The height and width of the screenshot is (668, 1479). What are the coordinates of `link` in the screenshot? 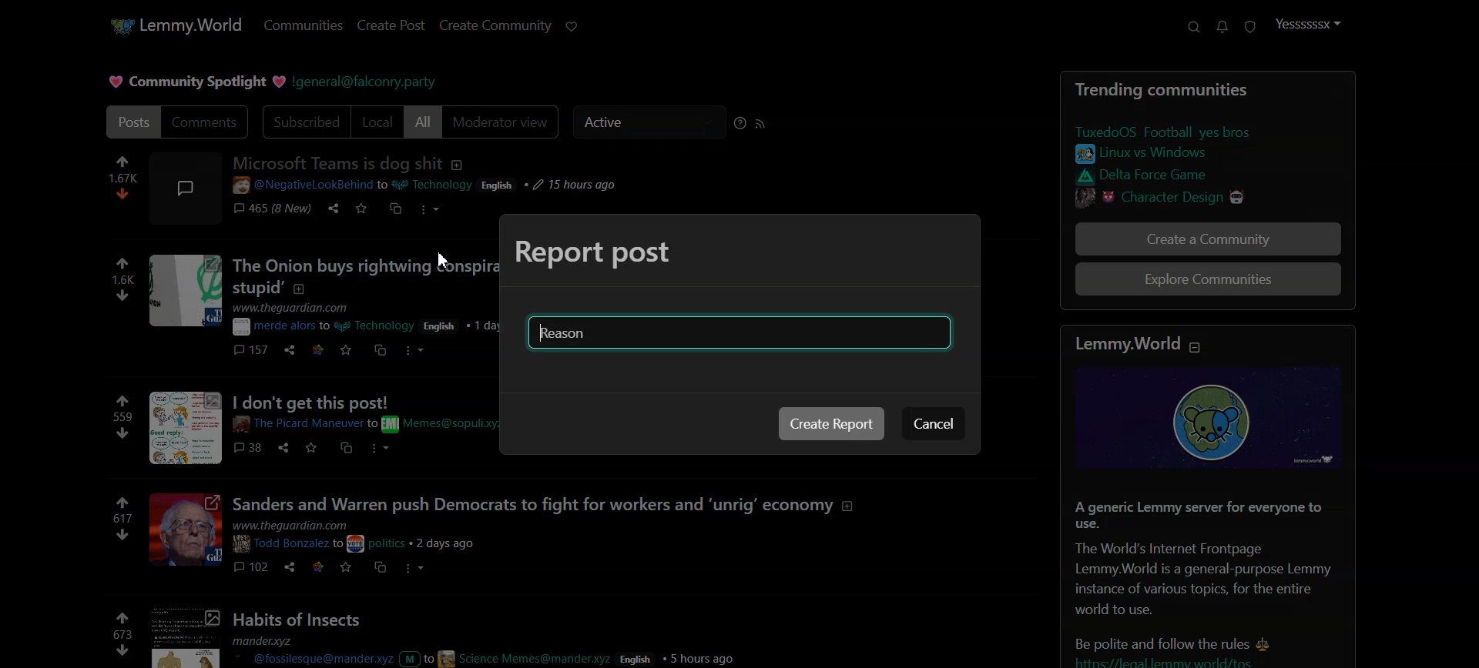 It's located at (124, 503).